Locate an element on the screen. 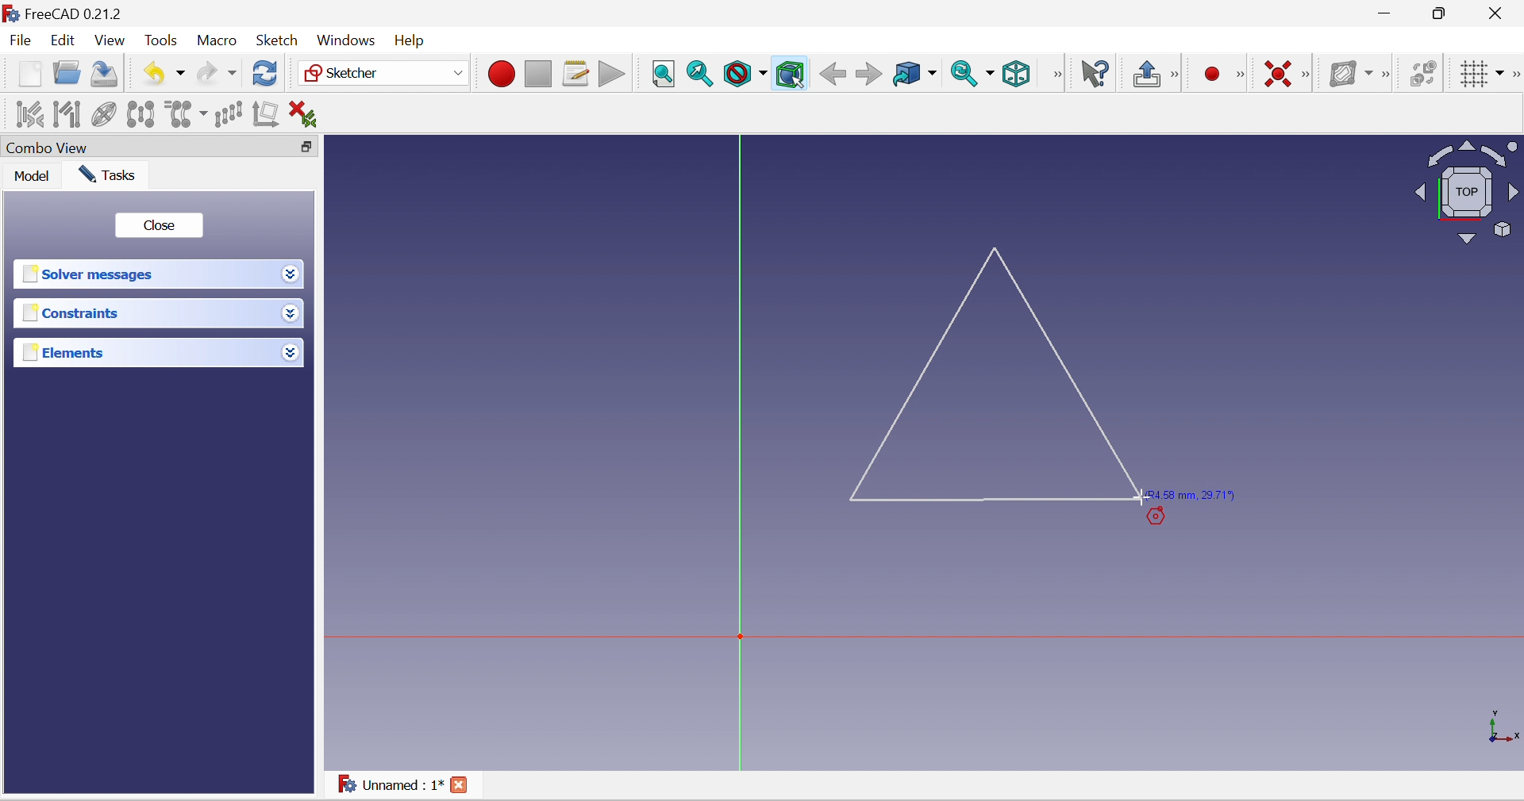 The height and width of the screenshot is (801, 1524). Go to linked object is located at coordinates (915, 75).